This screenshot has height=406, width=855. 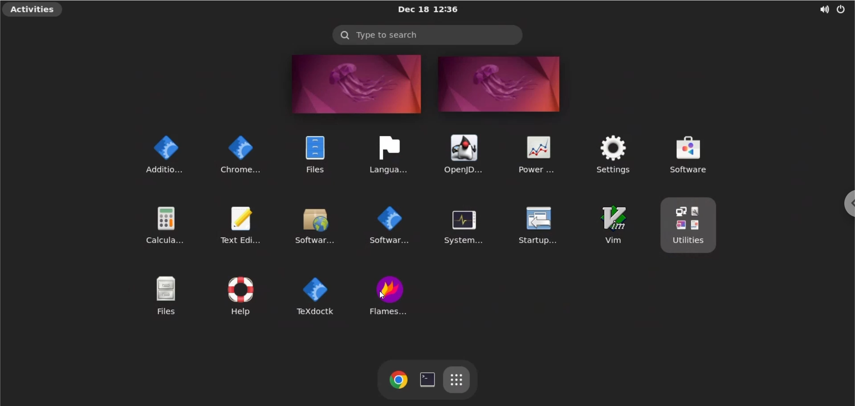 What do you see at coordinates (352, 84) in the screenshot?
I see `Activity screen one` at bounding box center [352, 84].